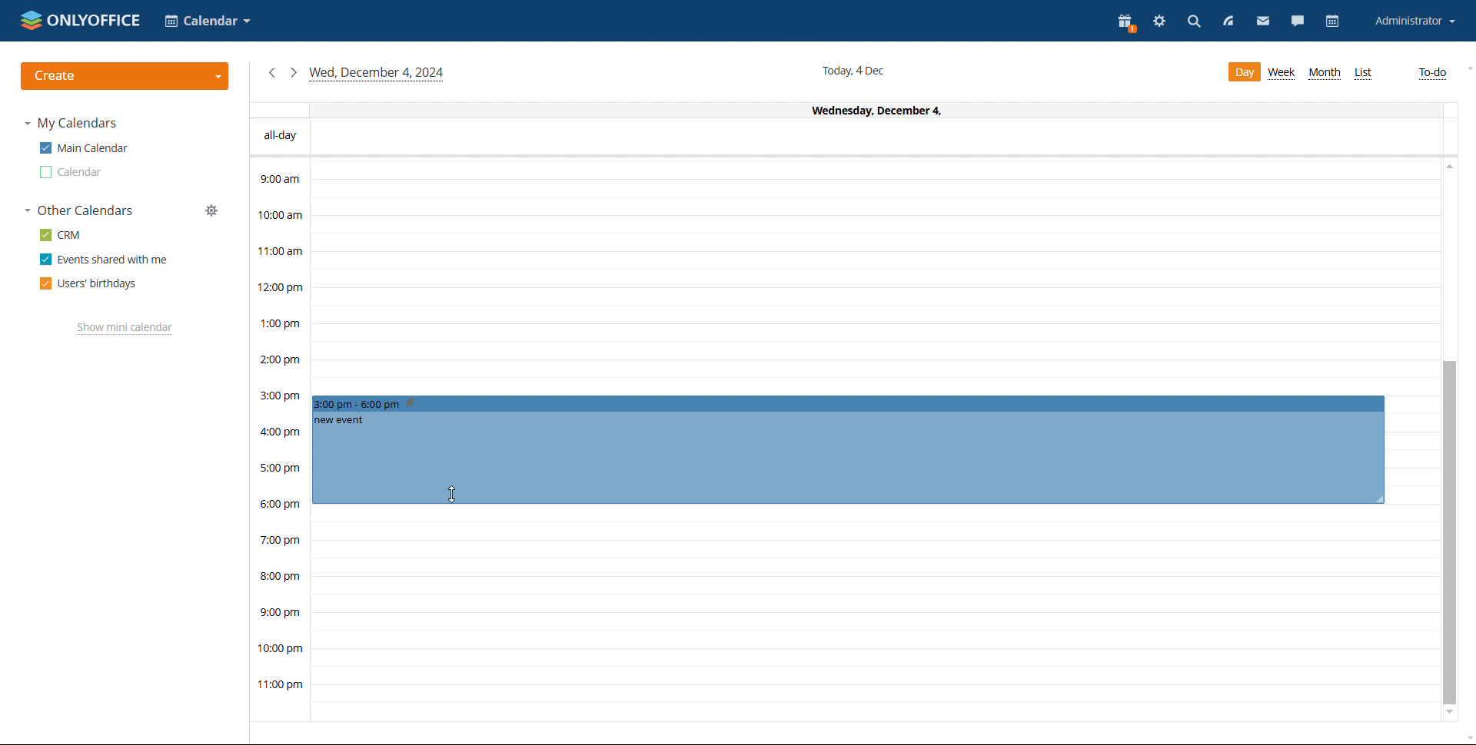 The height and width of the screenshot is (745, 1476). What do you see at coordinates (293, 71) in the screenshot?
I see `tomorrow` at bounding box center [293, 71].